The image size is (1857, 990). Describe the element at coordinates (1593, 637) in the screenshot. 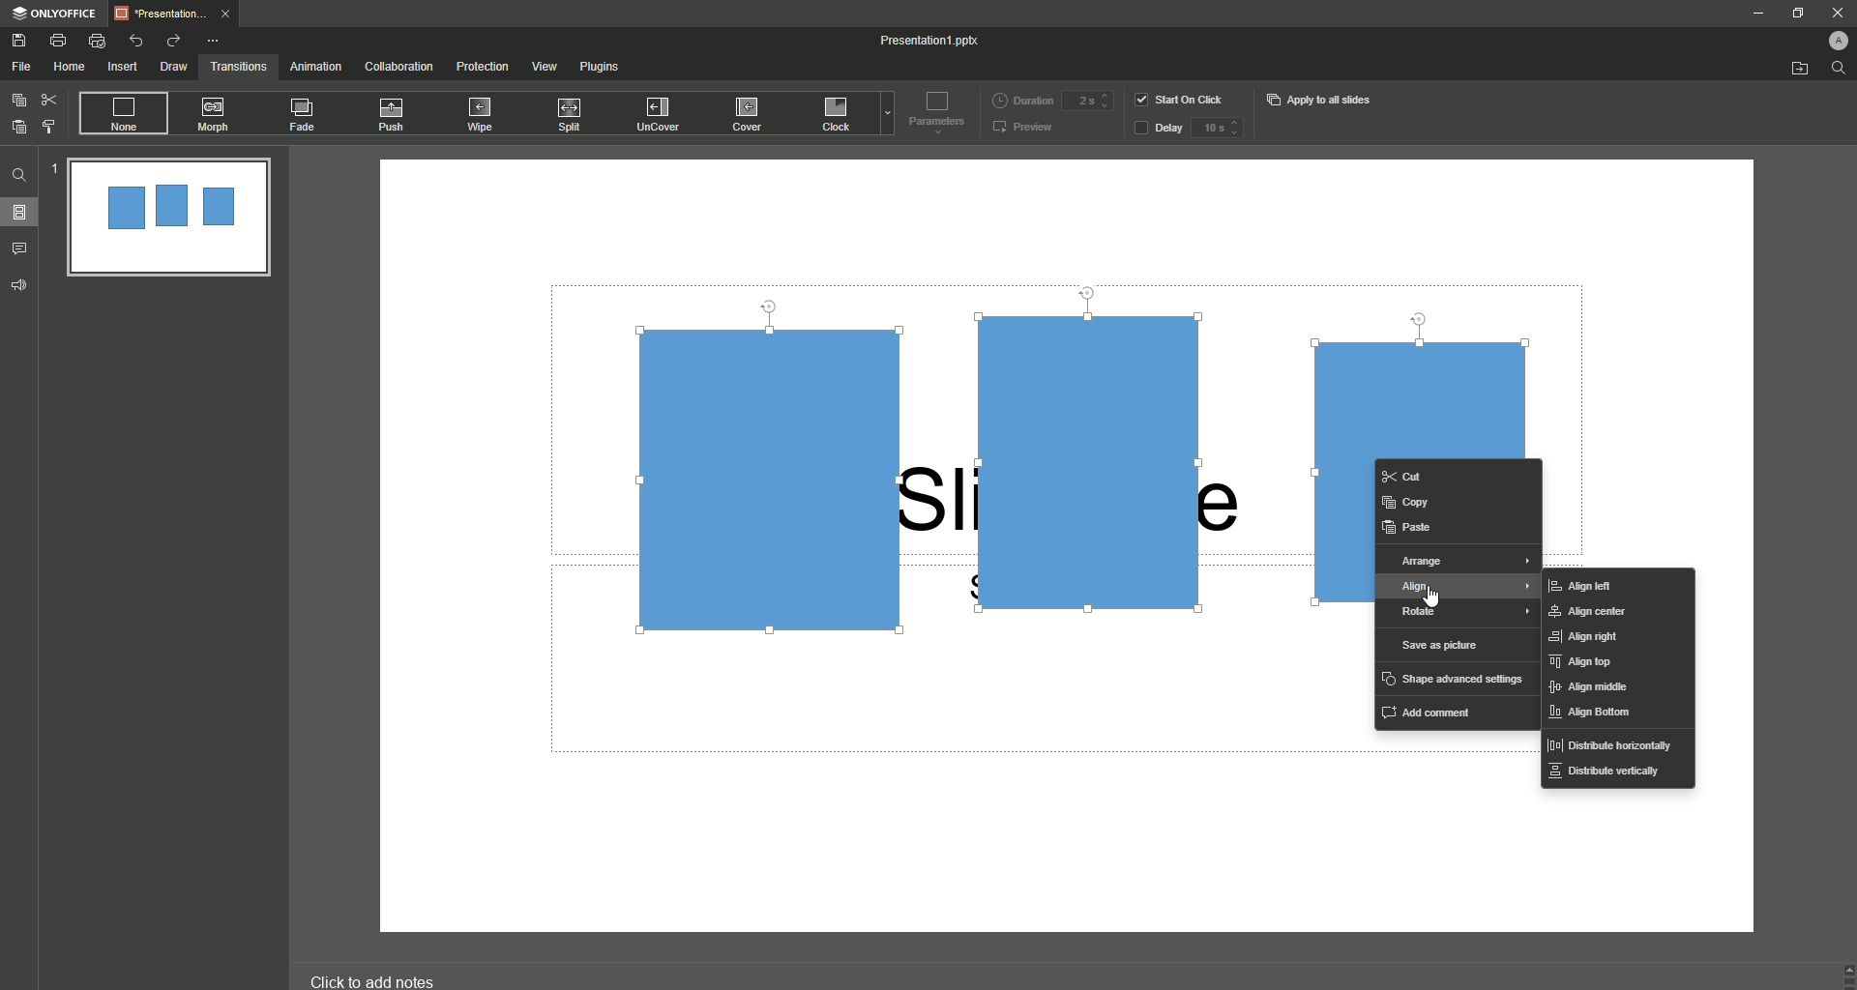

I see `Align right` at that location.